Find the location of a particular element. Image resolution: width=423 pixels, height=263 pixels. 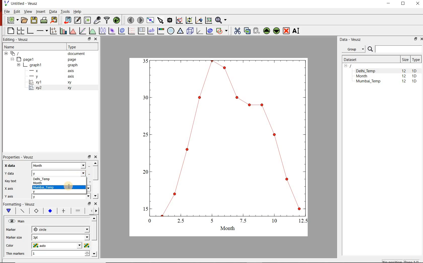

image color bar is located at coordinates (161, 31).